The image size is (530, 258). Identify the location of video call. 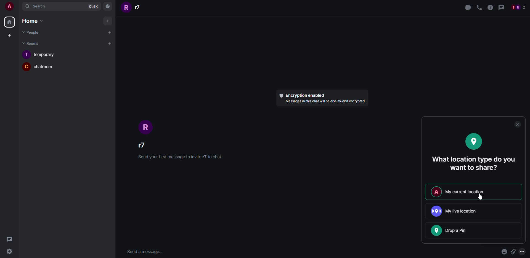
(468, 8).